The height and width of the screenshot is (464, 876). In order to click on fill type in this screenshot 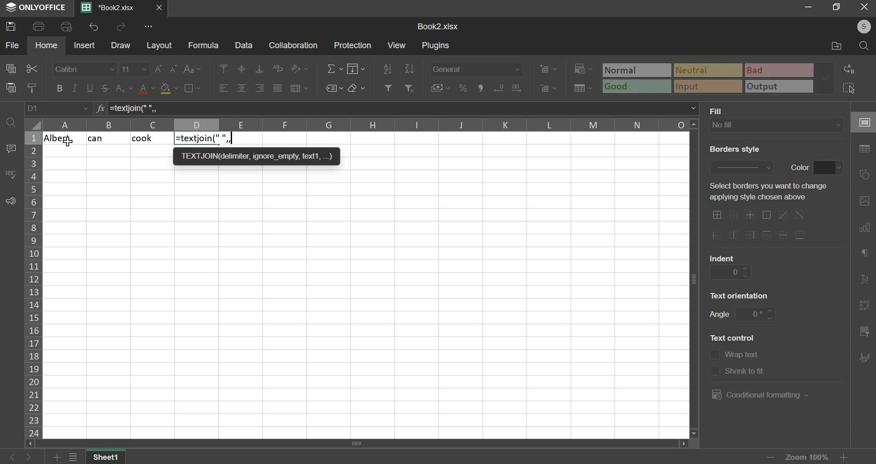, I will do `click(776, 125)`.